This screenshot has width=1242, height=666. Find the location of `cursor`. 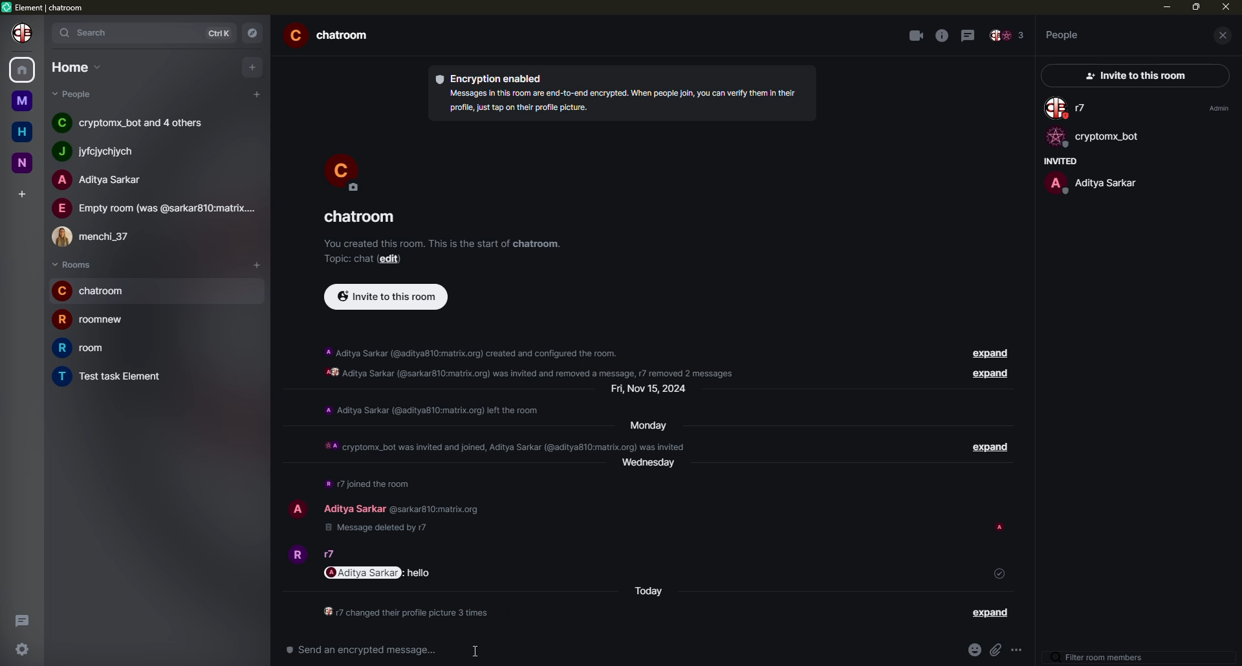

cursor is located at coordinates (476, 650).